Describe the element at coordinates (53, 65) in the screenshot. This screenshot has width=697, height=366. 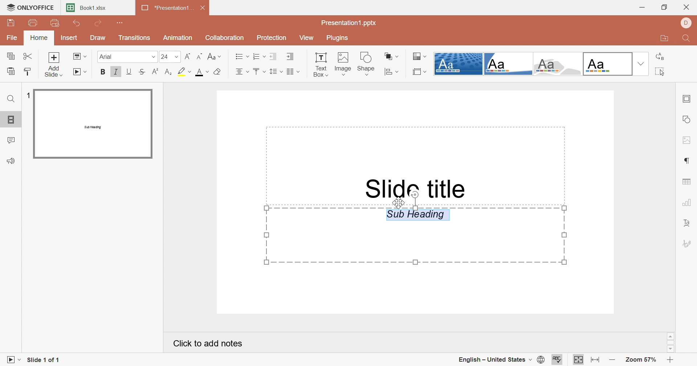
I see `Add slide` at that location.